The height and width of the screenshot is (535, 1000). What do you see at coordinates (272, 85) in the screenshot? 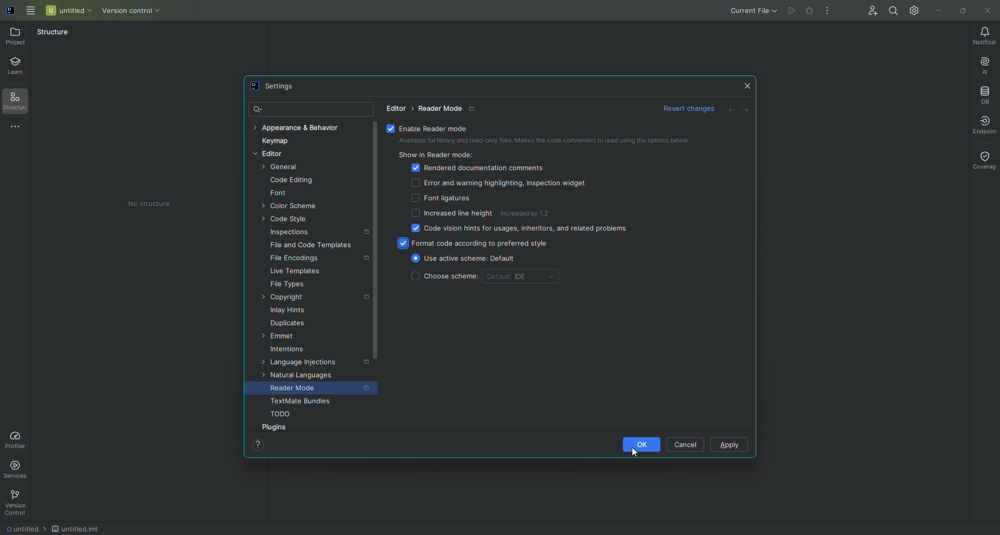
I see `Settings` at bounding box center [272, 85].